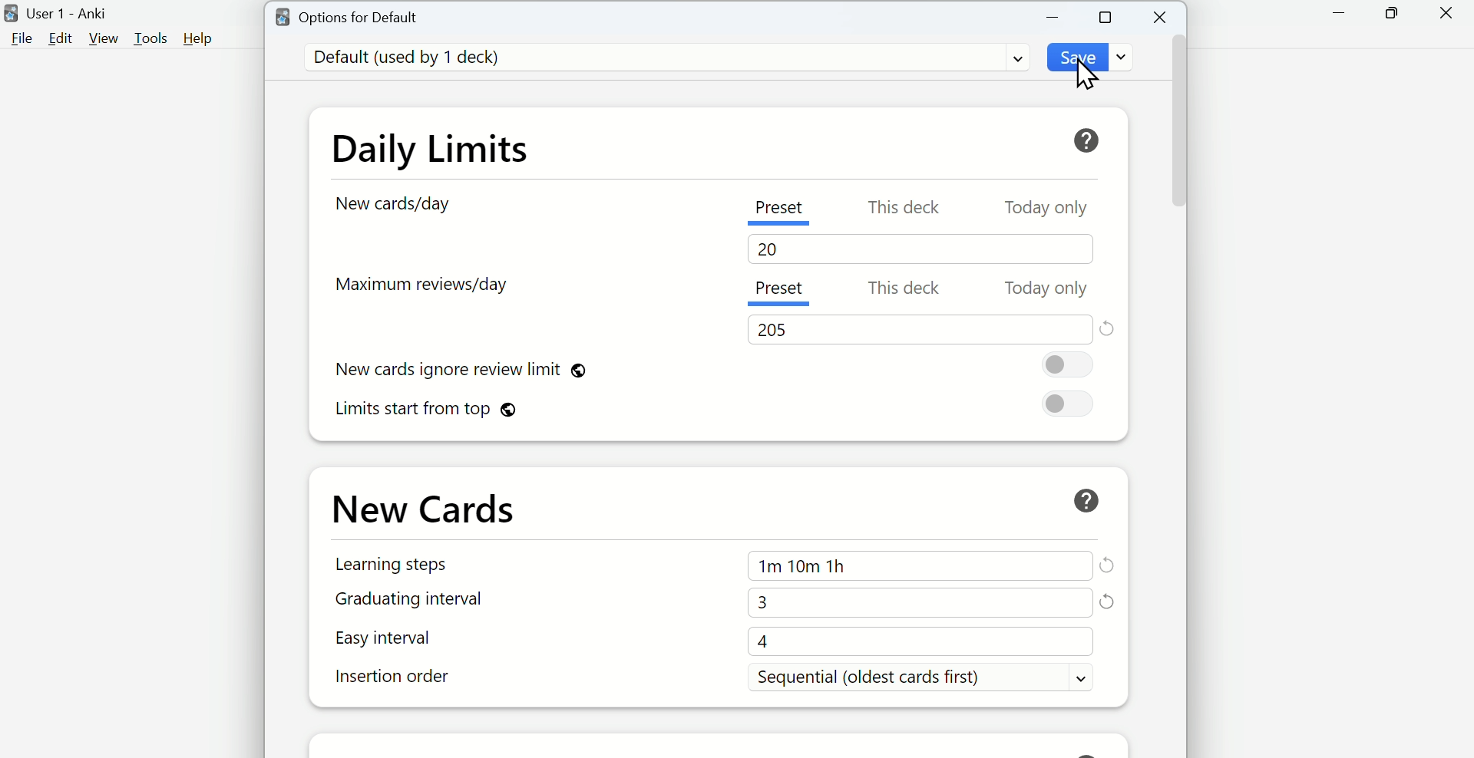  What do you see at coordinates (1392, 18) in the screenshot?
I see `Maximize` at bounding box center [1392, 18].